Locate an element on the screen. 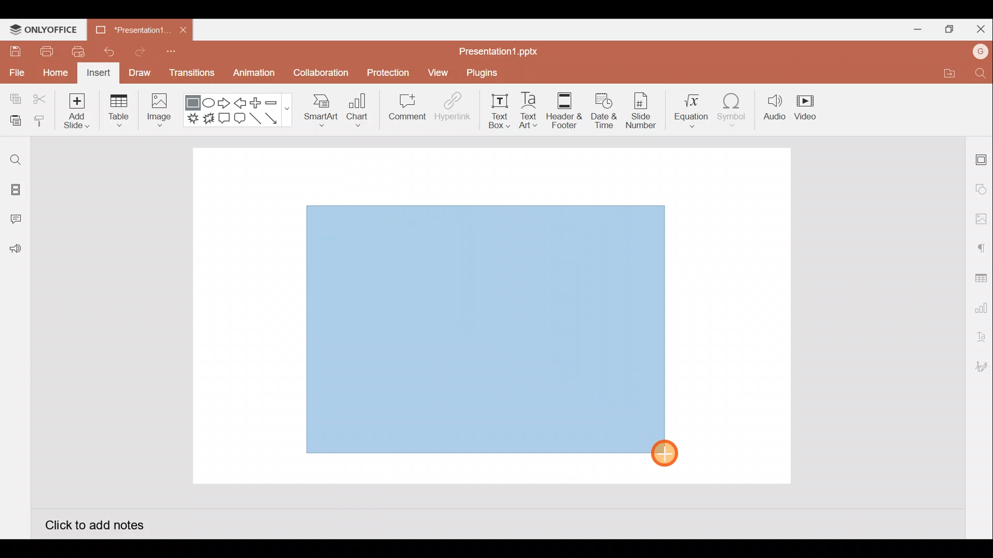 This screenshot has width=993, height=558. Text Art is located at coordinates (533, 108).